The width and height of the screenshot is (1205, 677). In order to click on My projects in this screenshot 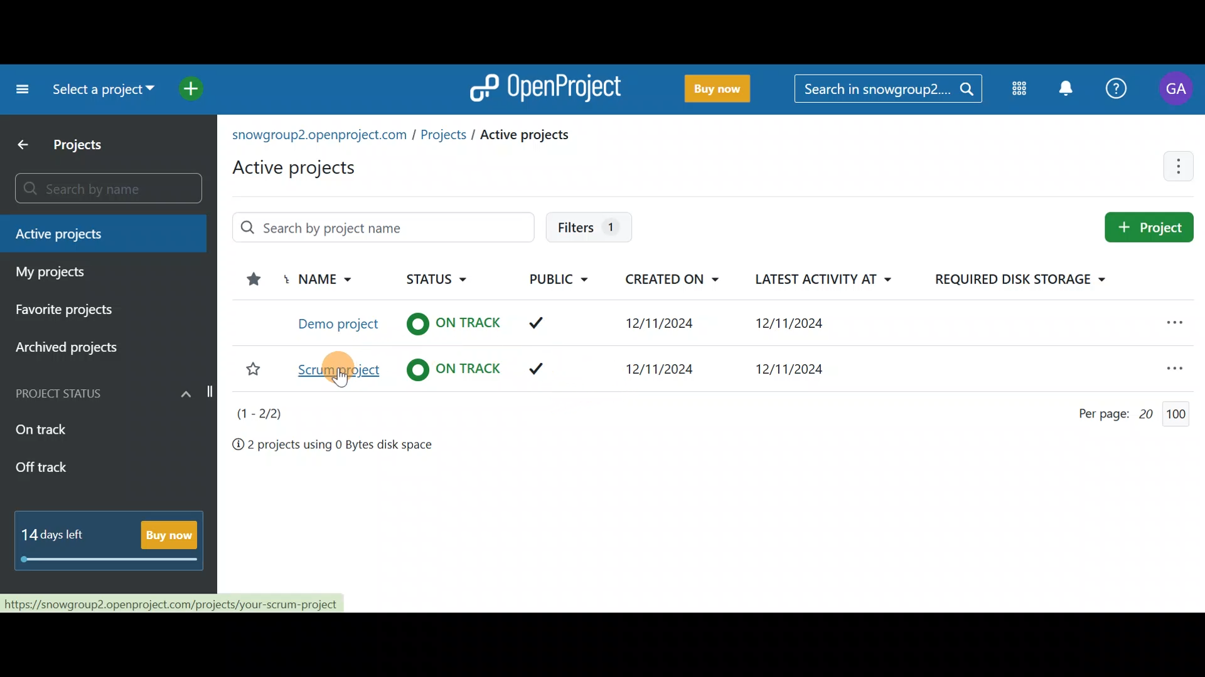, I will do `click(99, 271)`.